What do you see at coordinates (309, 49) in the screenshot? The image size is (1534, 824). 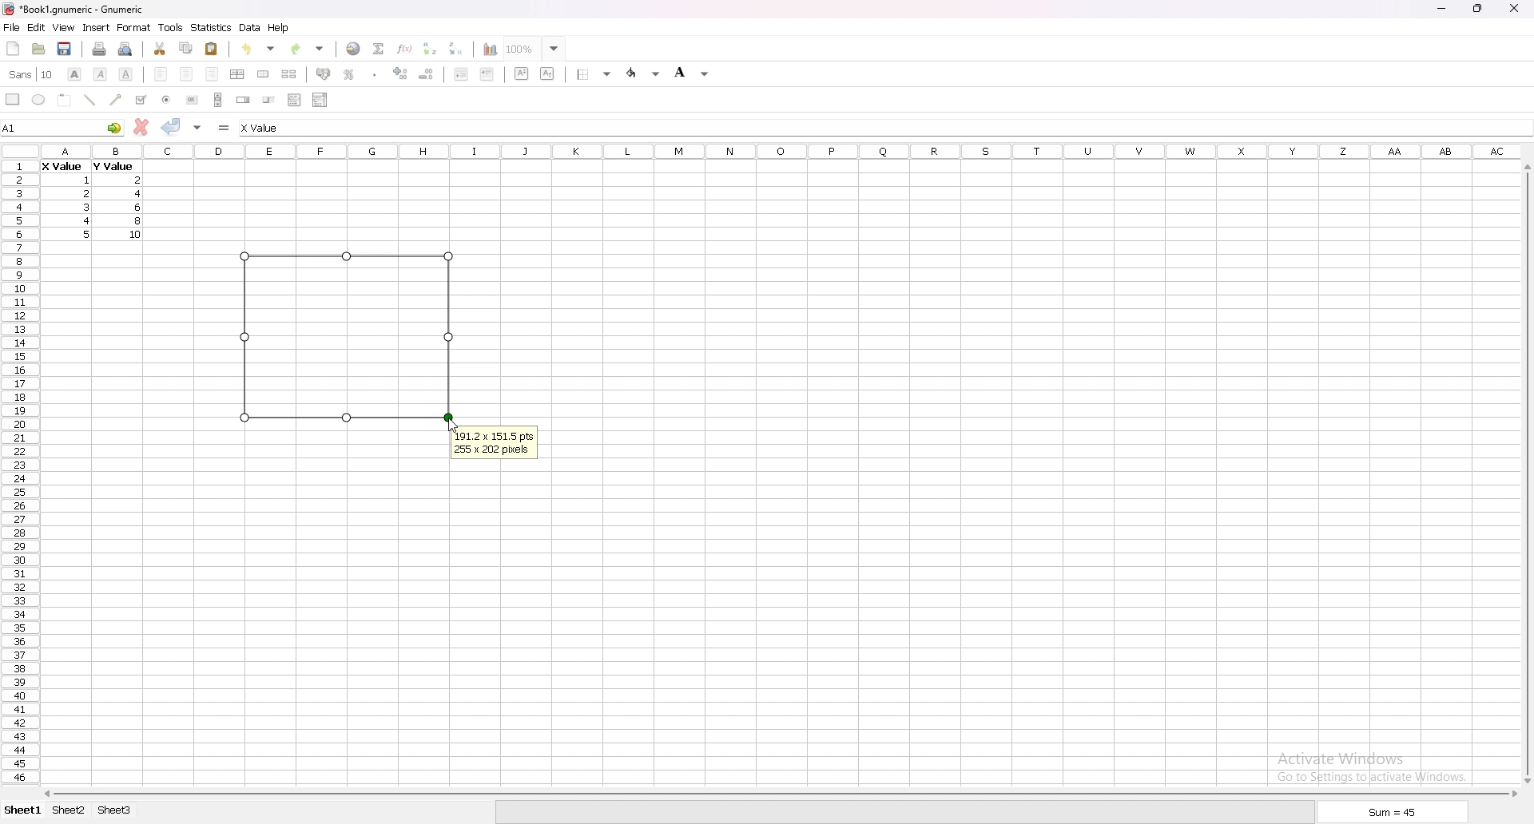 I see `redo` at bounding box center [309, 49].